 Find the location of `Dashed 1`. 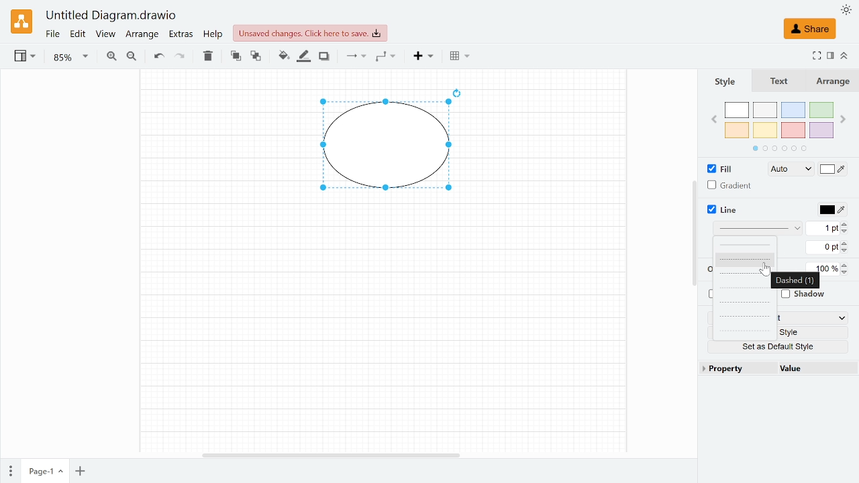

Dashed 1 is located at coordinates (746, 259).